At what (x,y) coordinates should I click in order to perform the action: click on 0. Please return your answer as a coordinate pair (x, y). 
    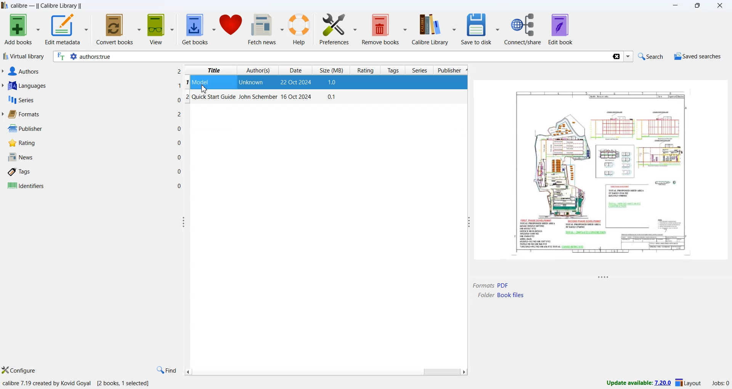
    Looking at the image, I should click on (180, 171).